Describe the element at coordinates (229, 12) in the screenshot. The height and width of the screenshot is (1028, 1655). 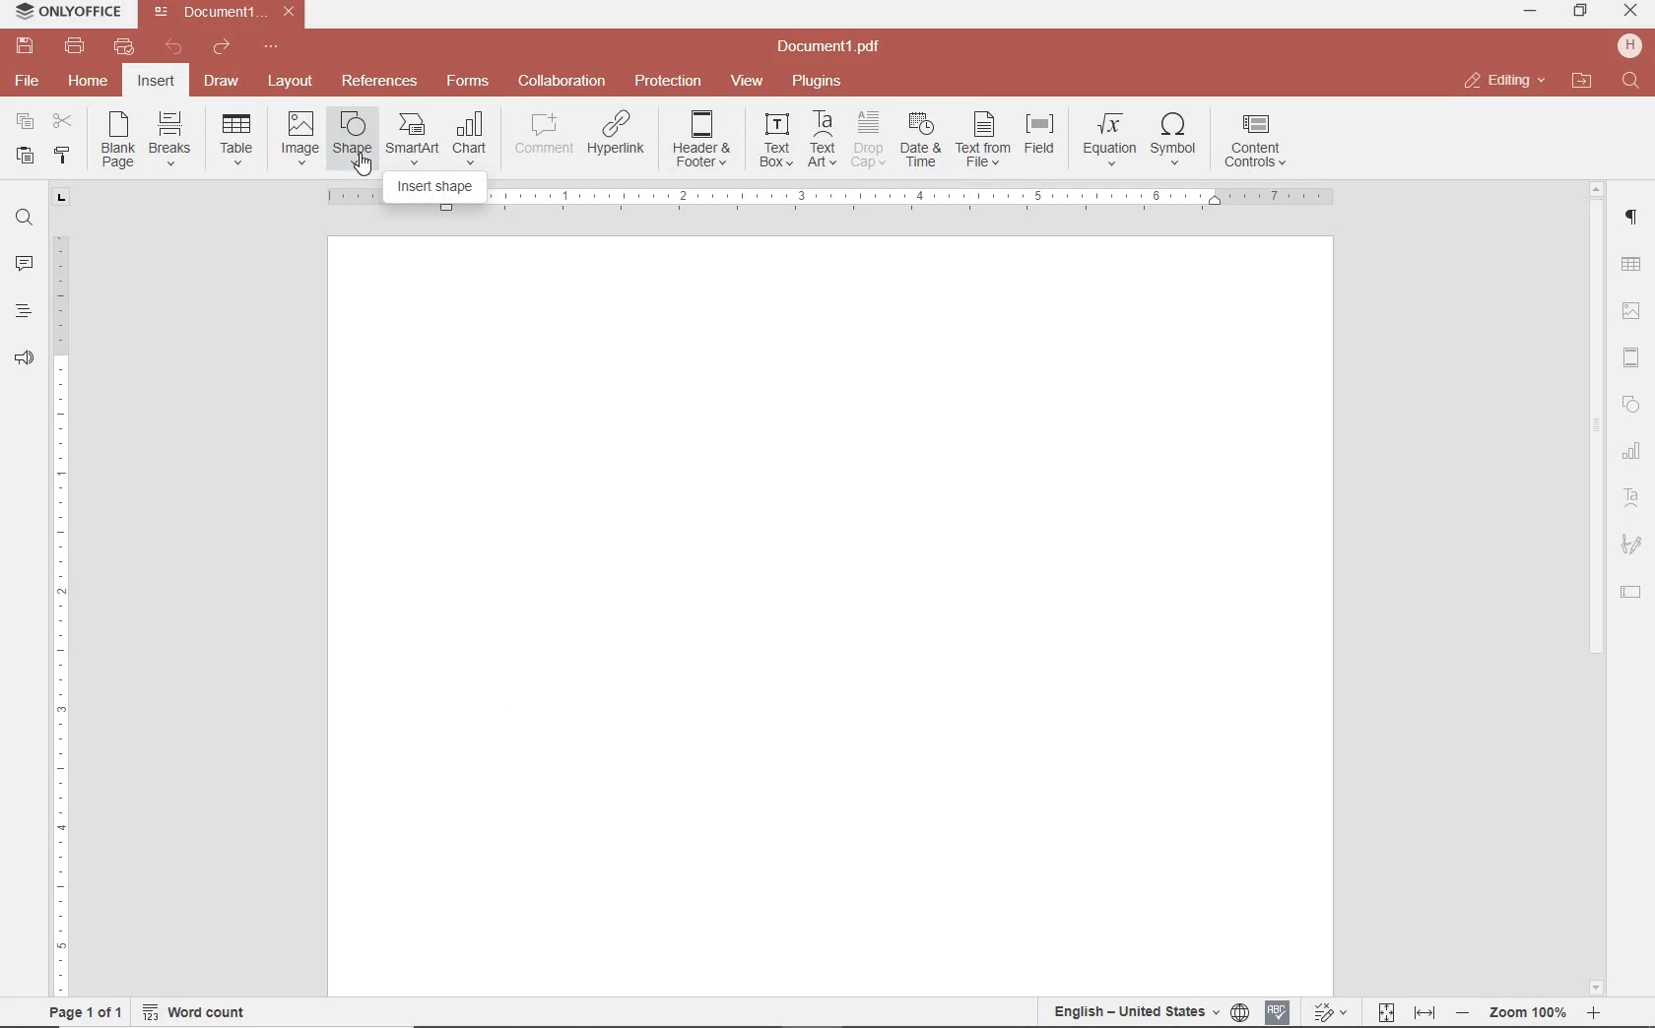
I see `file name` at that location.